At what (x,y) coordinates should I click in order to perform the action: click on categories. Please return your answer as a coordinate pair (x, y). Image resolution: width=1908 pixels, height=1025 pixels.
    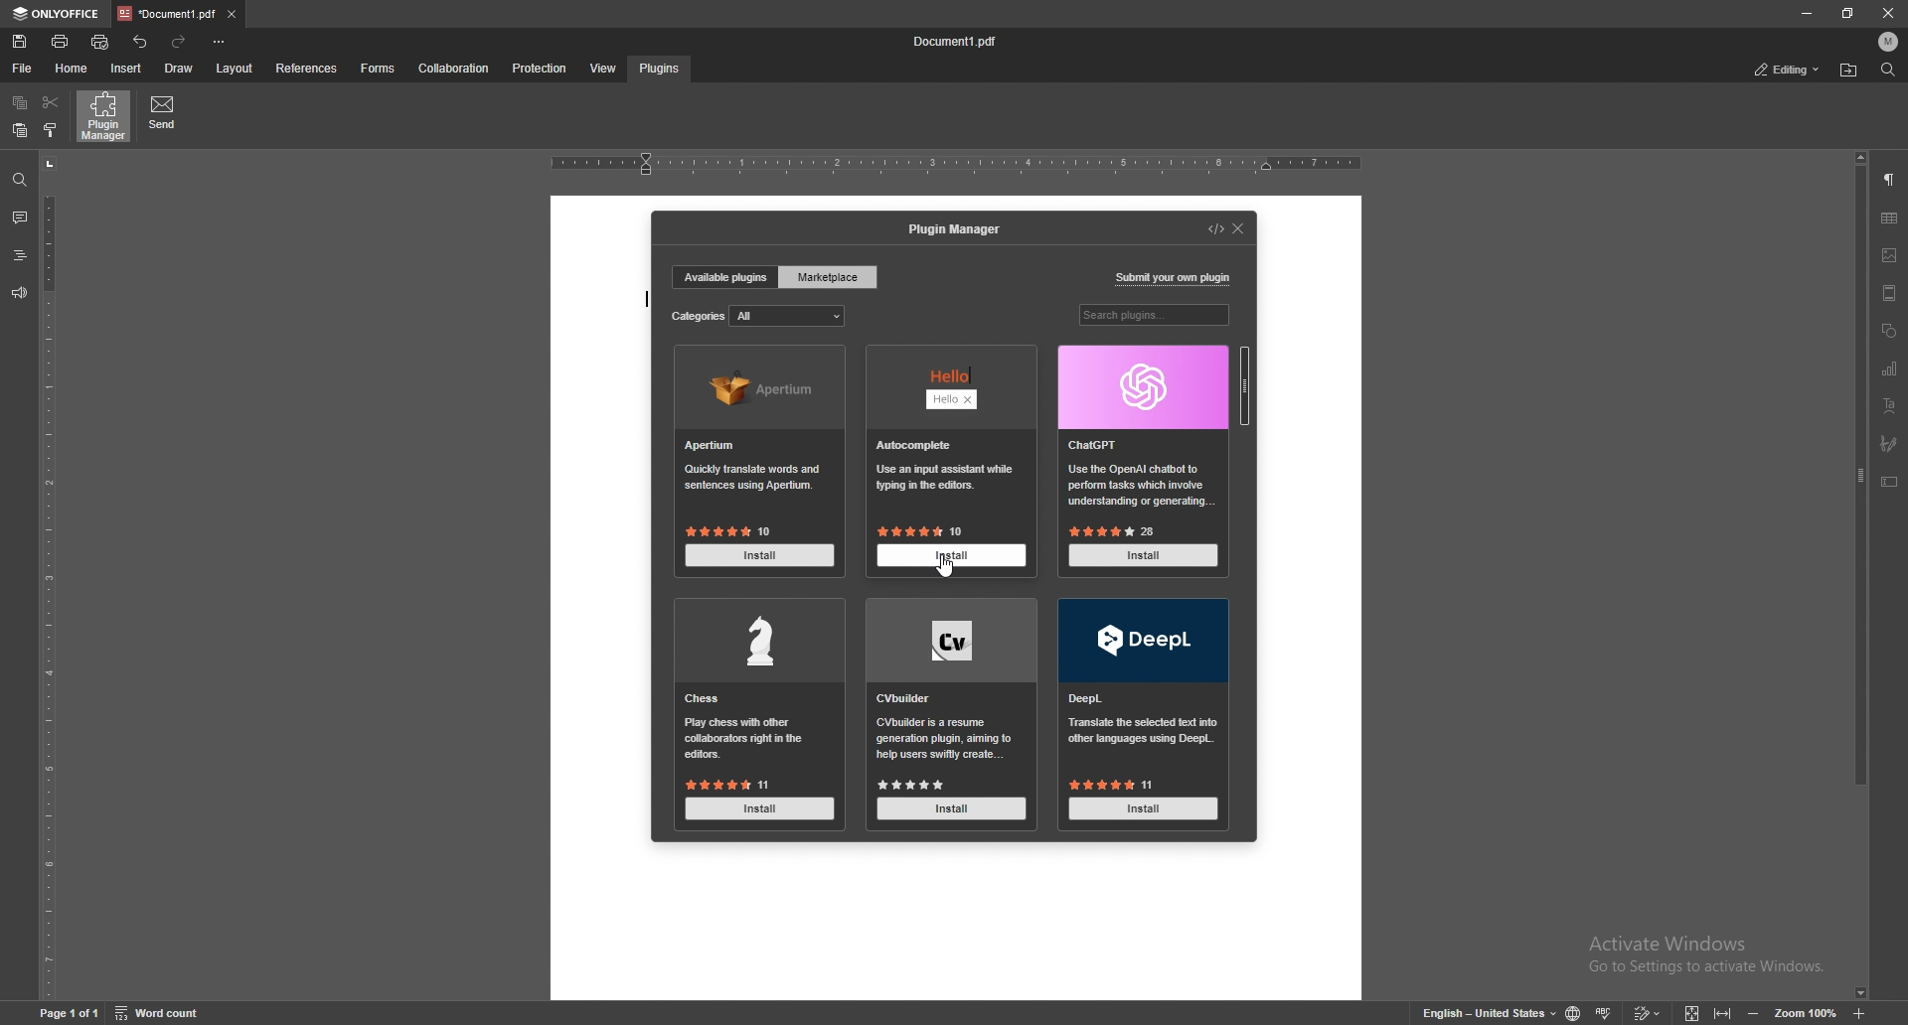
    Looking at the image, I should click on (756, 316).